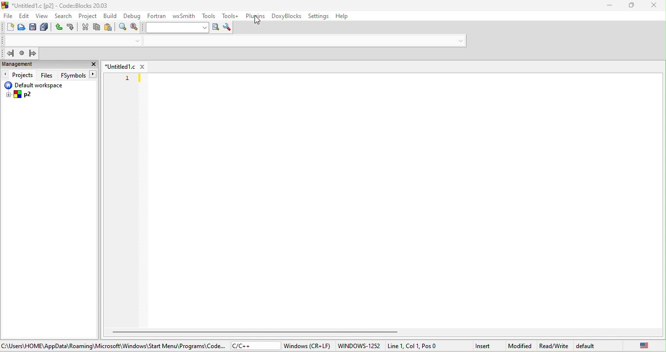 This screenshot has height=352, width=666. Describe the element at coordinates (644, 346) in the screenshot. I see `united state` at that location.